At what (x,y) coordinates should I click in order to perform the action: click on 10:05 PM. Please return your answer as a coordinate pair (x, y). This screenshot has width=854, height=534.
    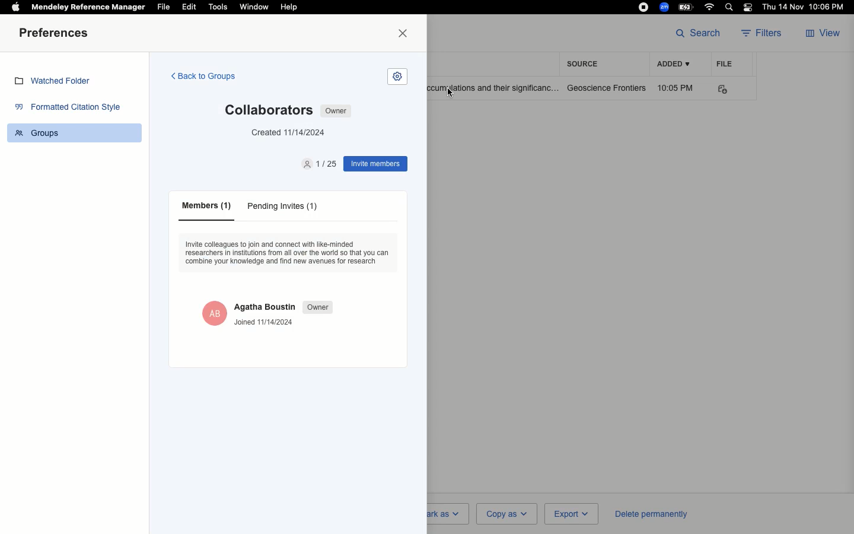
    Looking at the image, I should click on (677, 88).